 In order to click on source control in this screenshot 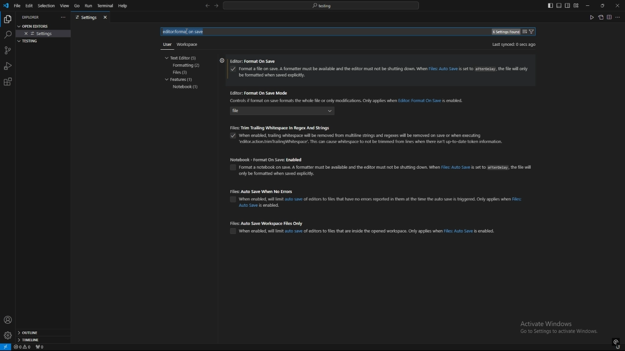, I will do `click(7, 50)`.